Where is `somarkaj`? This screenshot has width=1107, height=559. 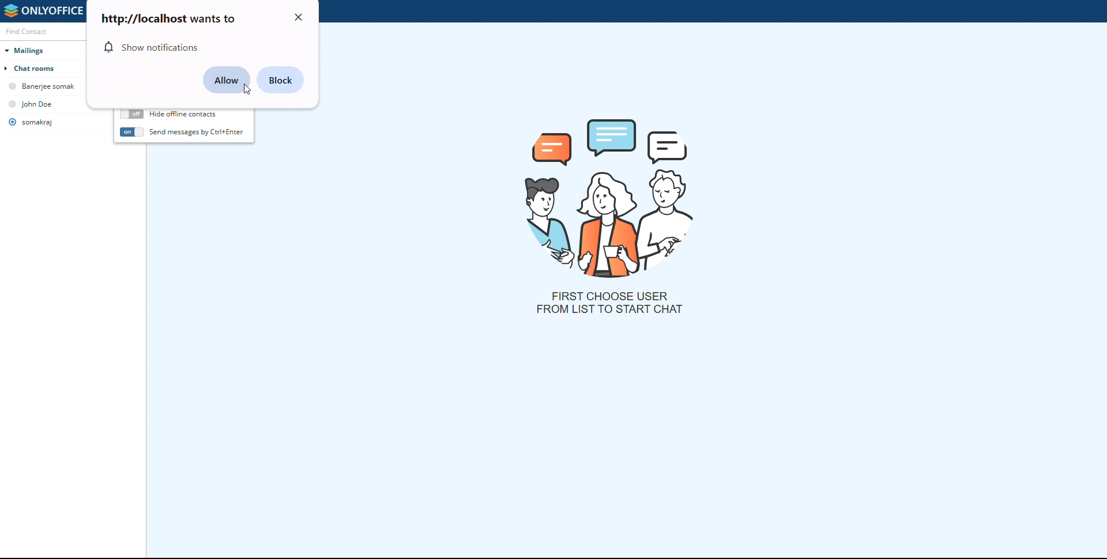 somarkaj is located at coordinates (38, 122).